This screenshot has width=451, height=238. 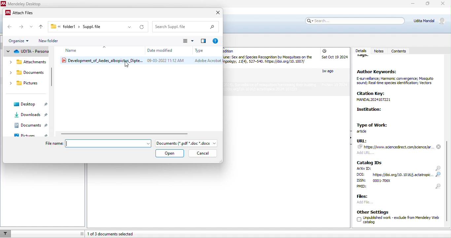 I want to click on upto previous, so click(x=43, y=27).